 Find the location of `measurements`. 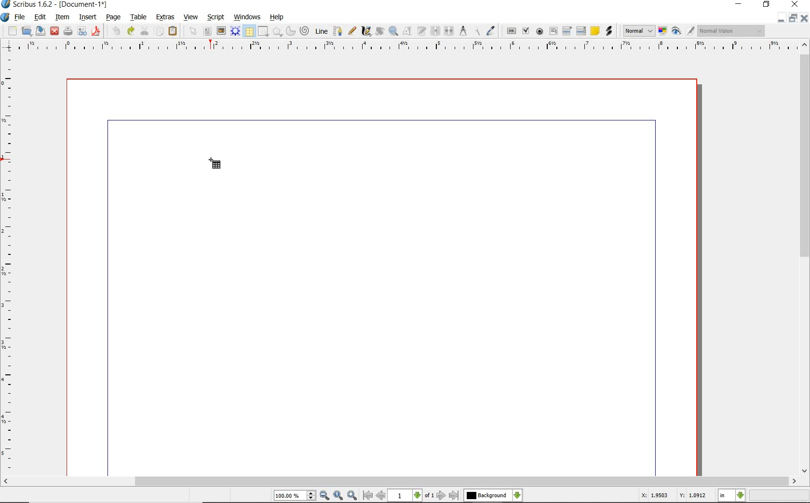

measurements is located at coordinates (463, 31).